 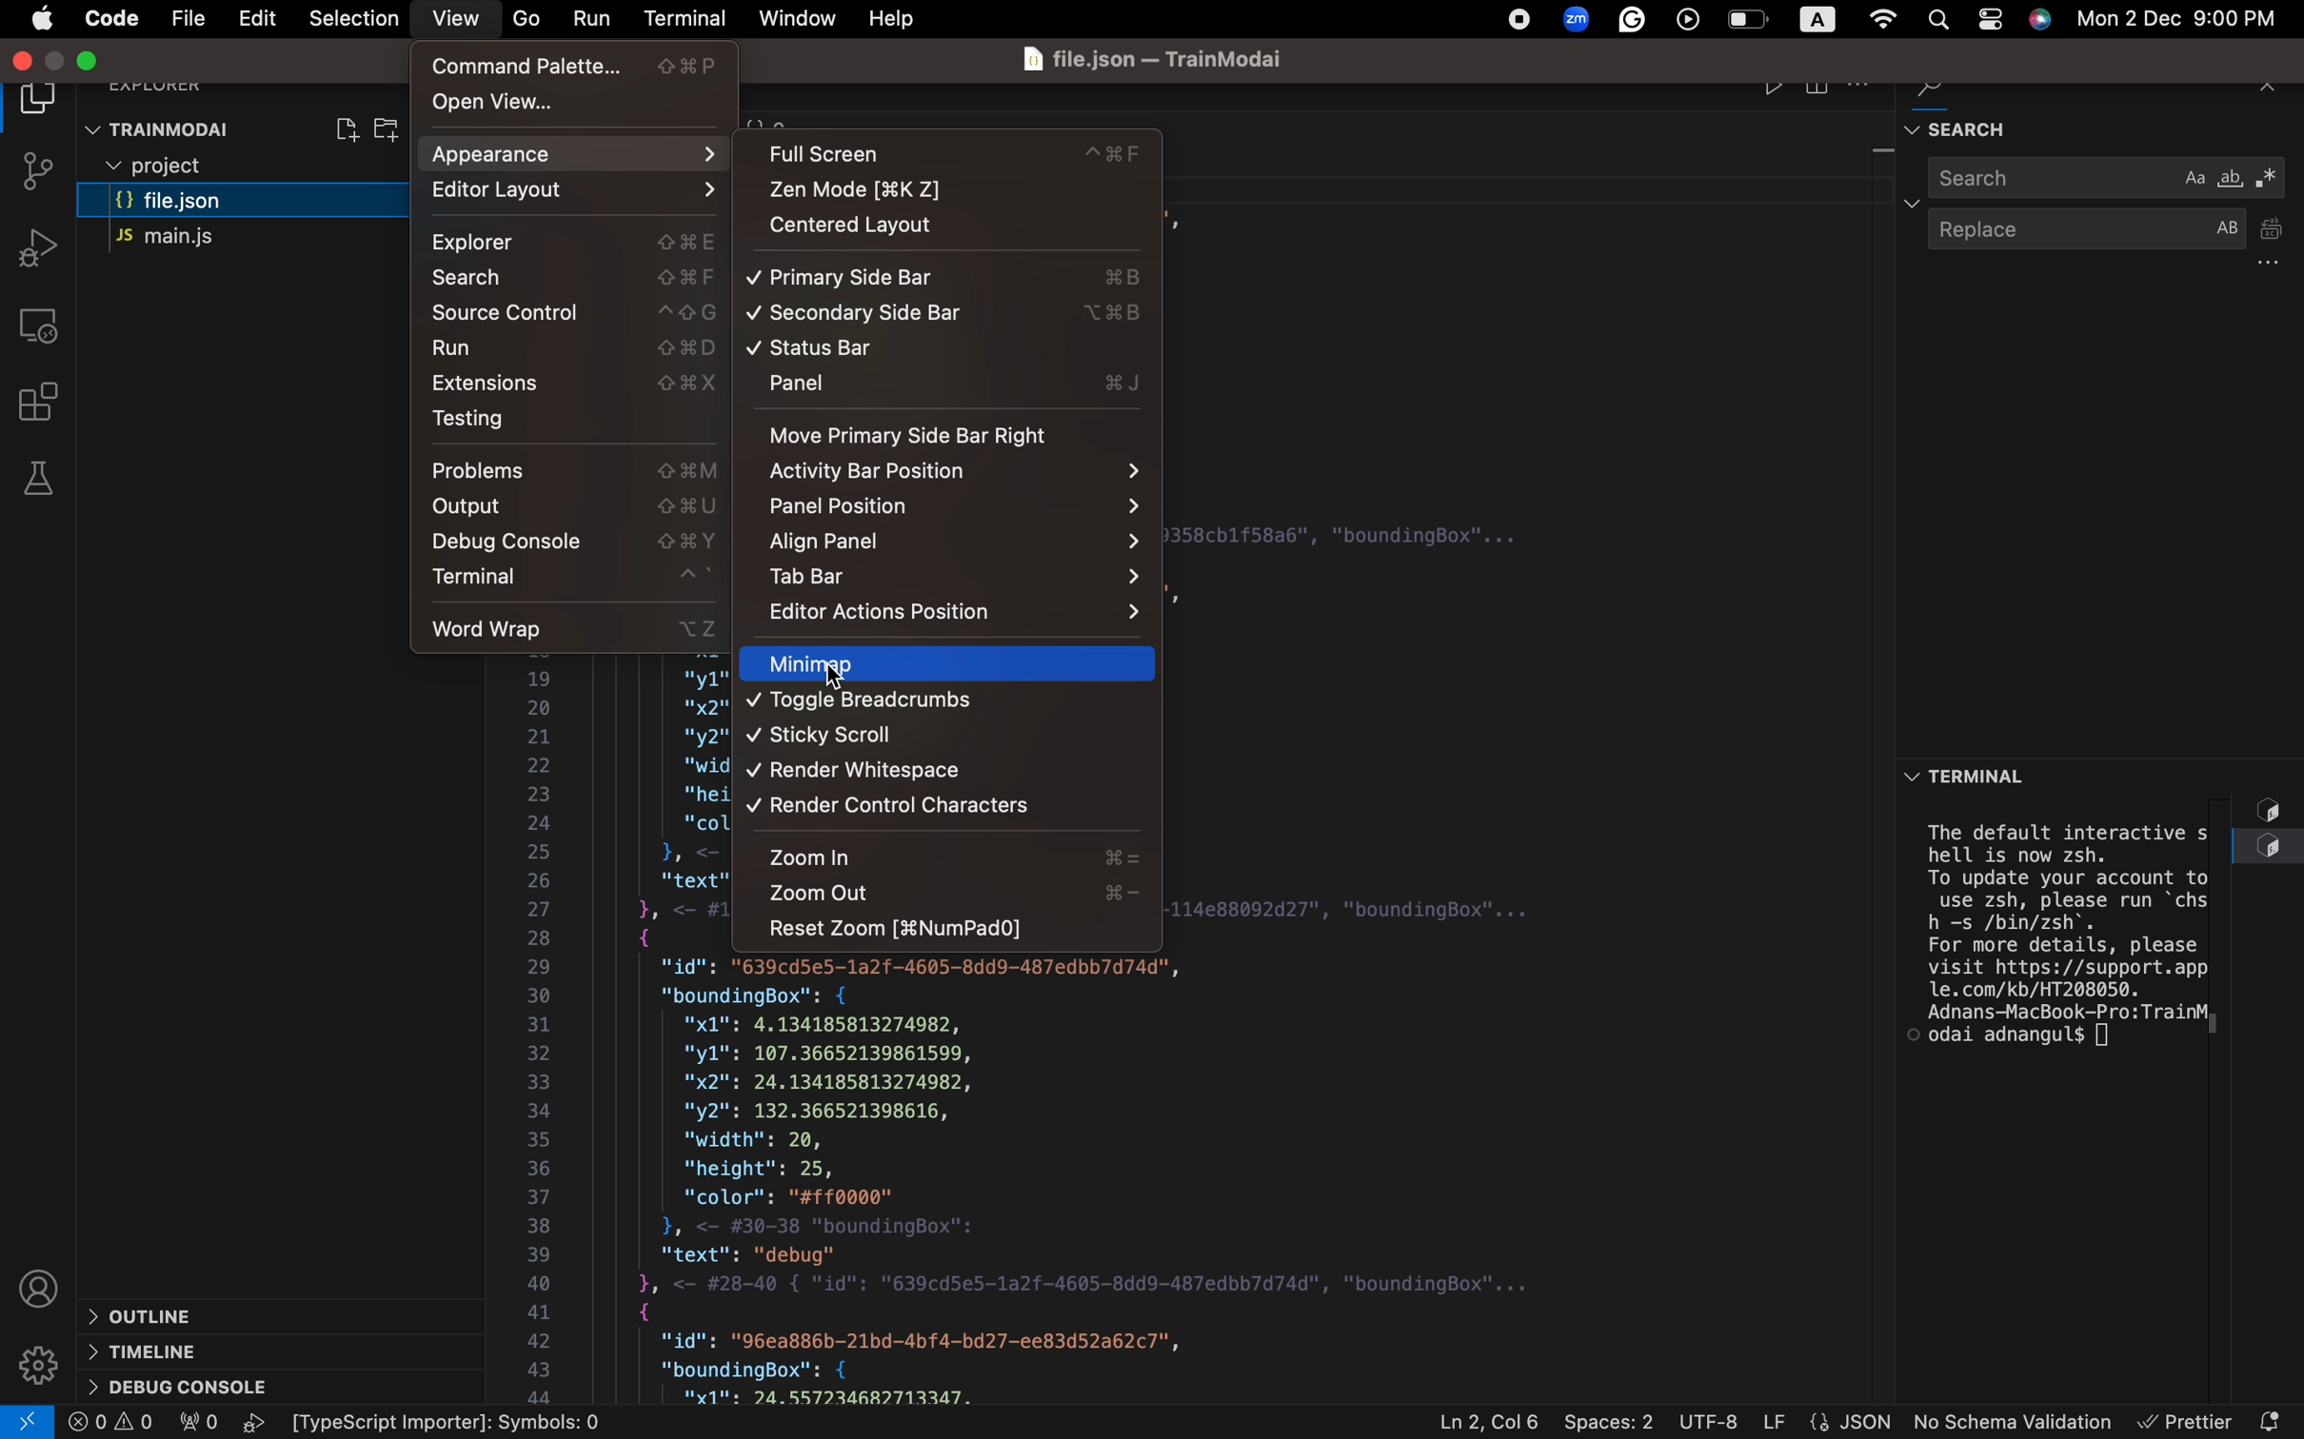 I want to click on file, so click(x=191, y=21).